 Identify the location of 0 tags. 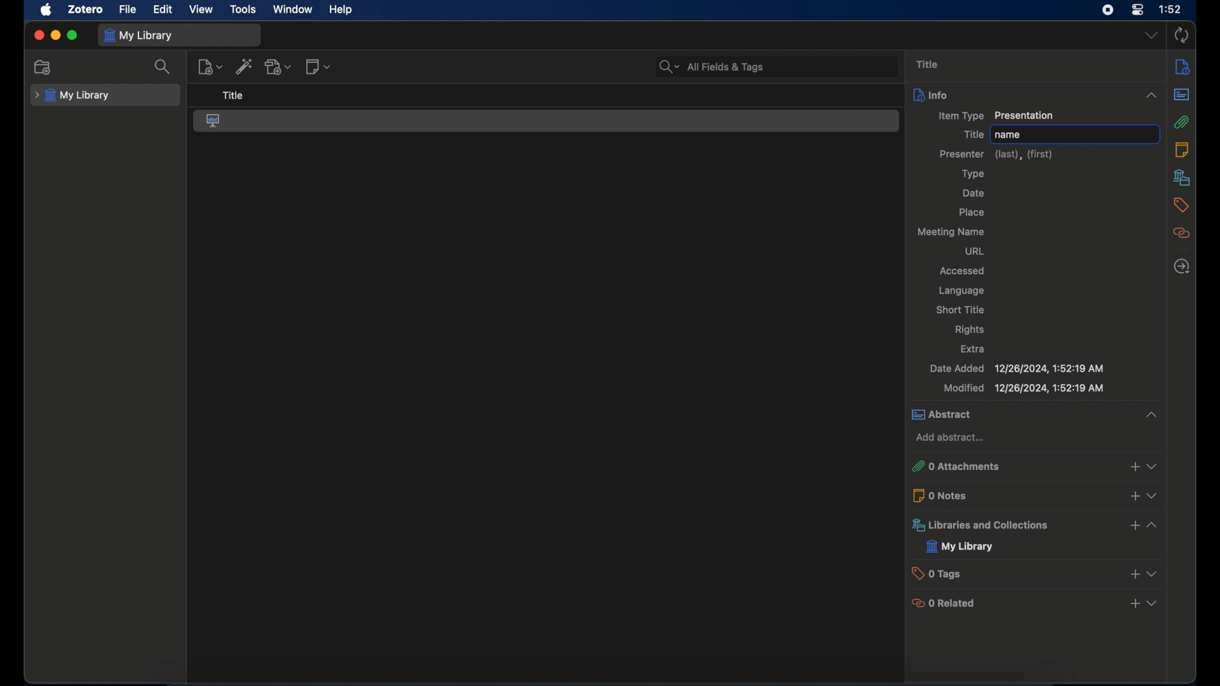
(1036, 573).